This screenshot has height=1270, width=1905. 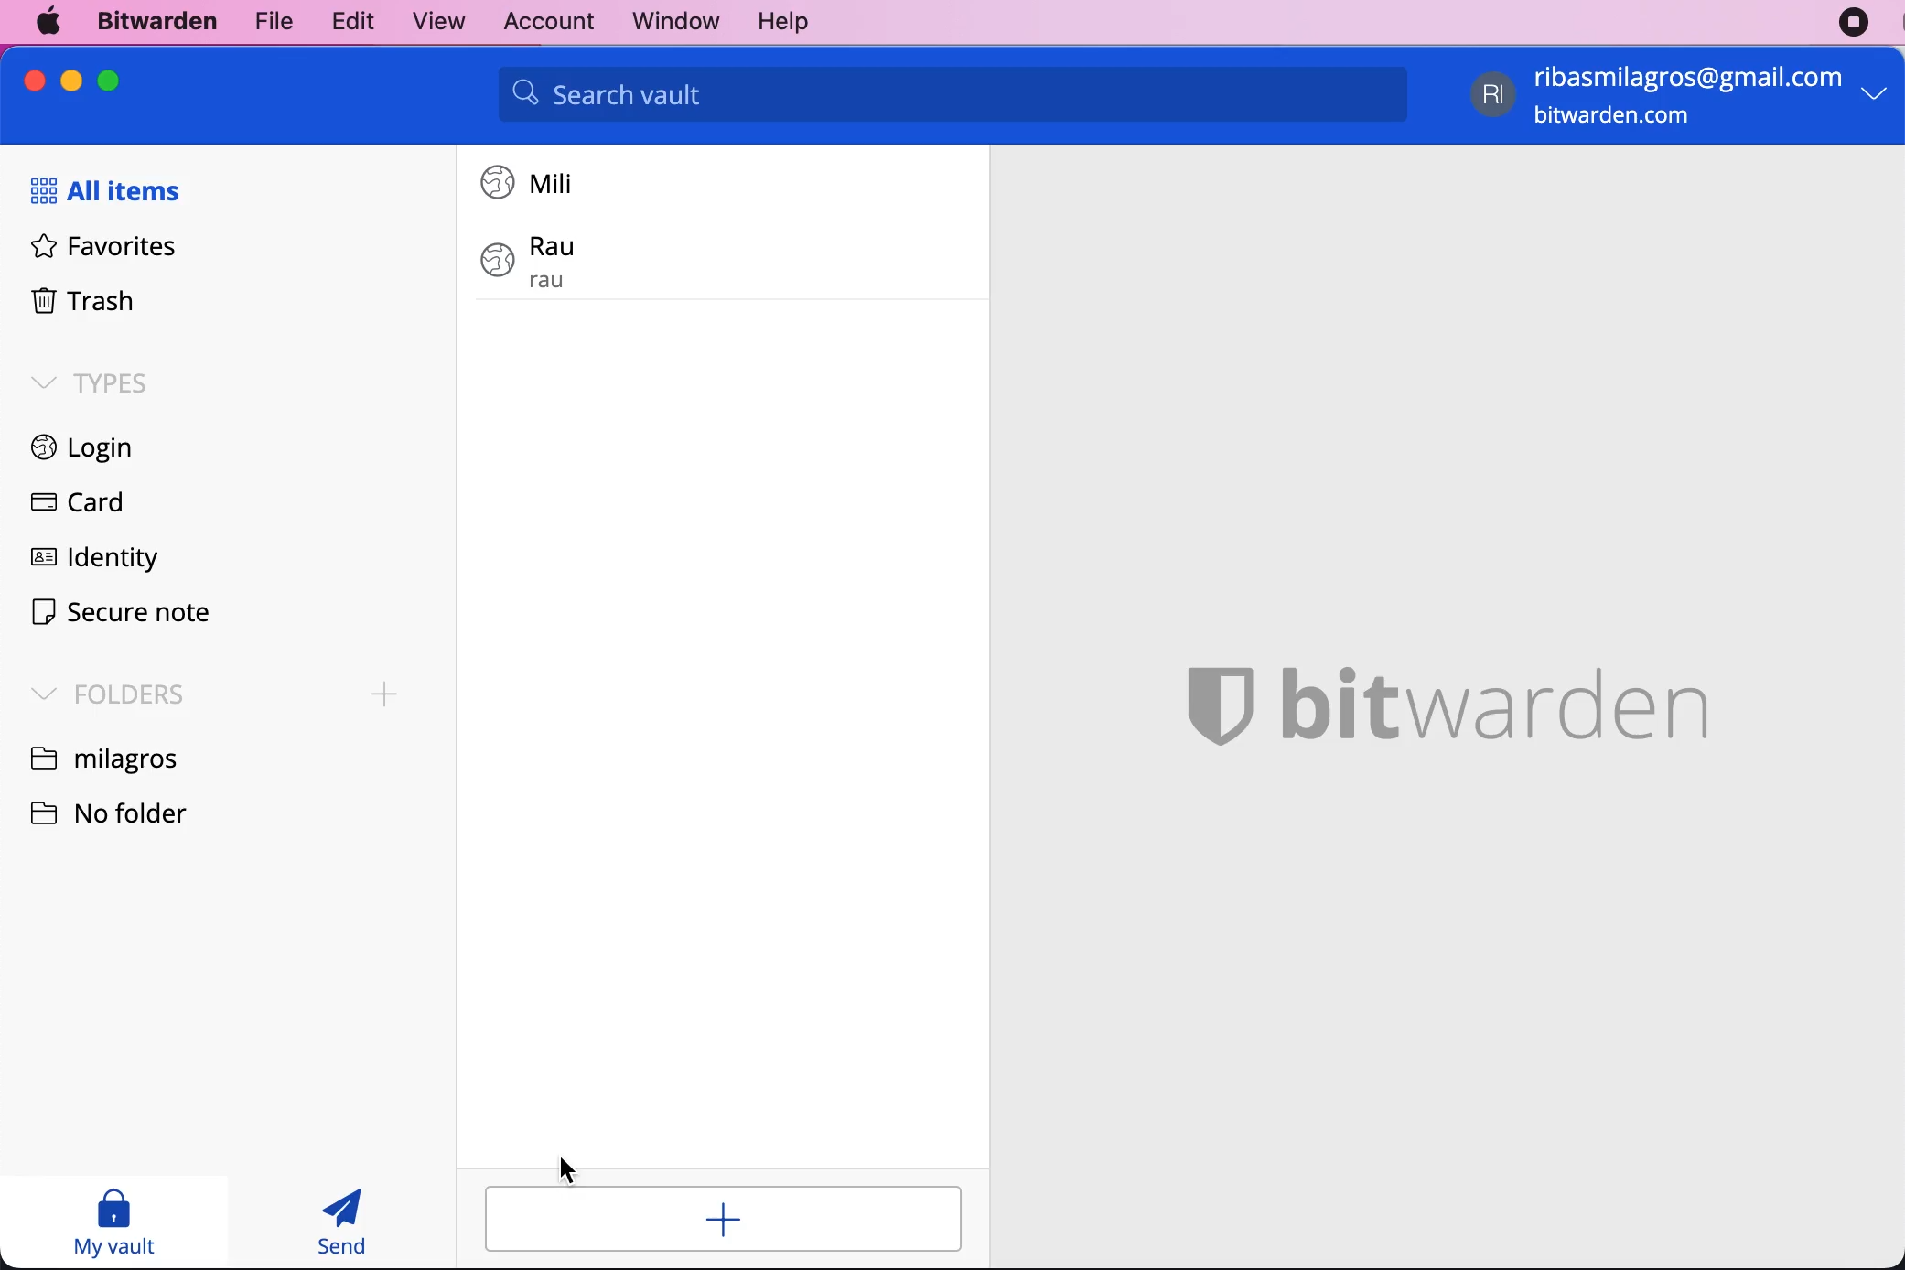 What do you see at coordinates (71, 450) in the screenshot?
I see `login` at bounding box center [71, 450].